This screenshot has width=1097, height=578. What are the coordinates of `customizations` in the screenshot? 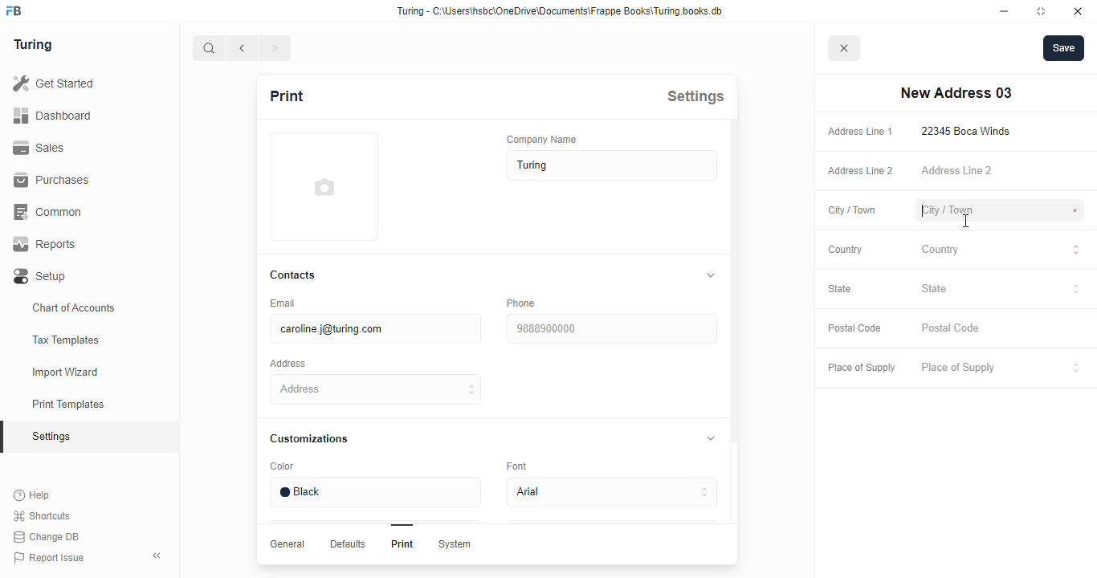 It's located at (308, 438).